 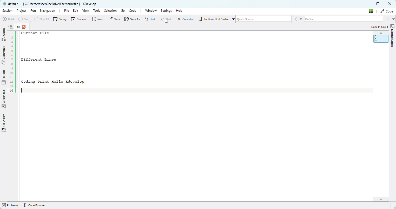 I want to click on Window, so click(x=151, y=11).